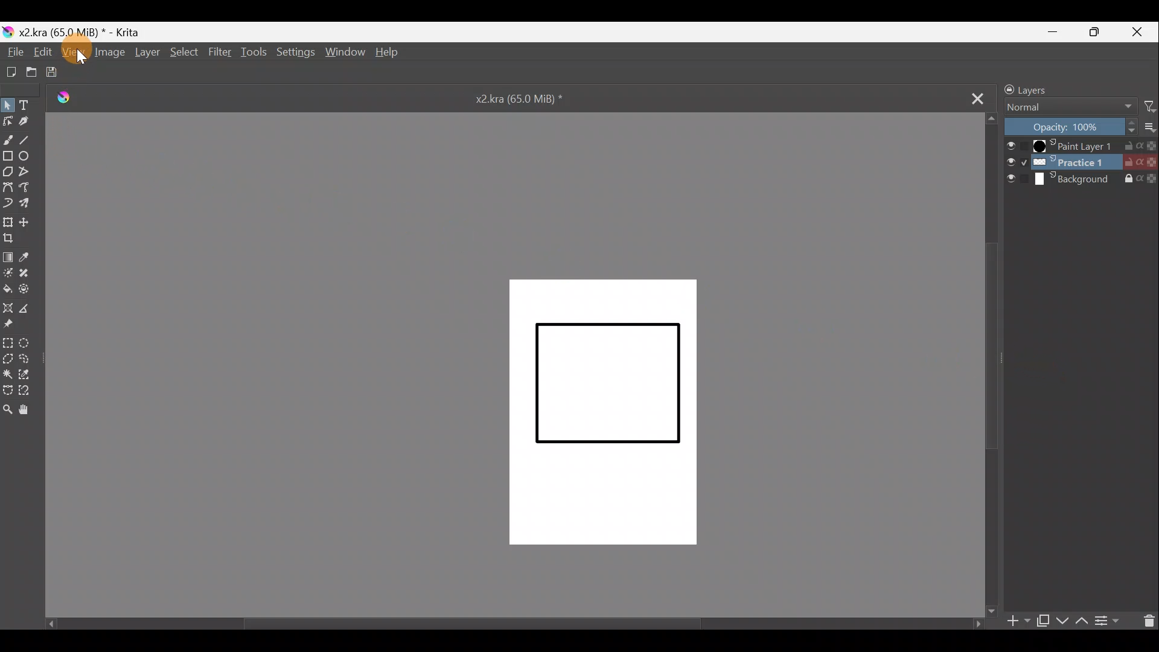 The width and height of the screenshot is (1159, 652). Describe the element at coordinates (28, 411) in the screenshot. I see `Pan tool` at that location.